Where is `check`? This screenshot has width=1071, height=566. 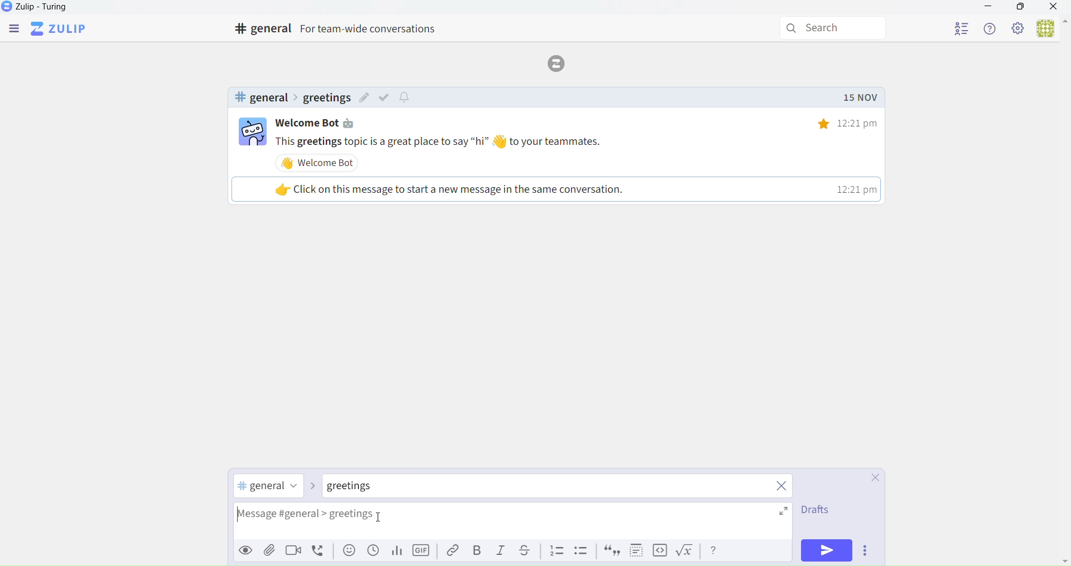 check is located at coordinates (387, 97).